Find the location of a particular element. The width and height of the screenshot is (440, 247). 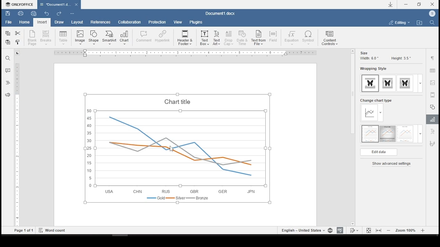

collaboration is located at coordinates (130, 23).